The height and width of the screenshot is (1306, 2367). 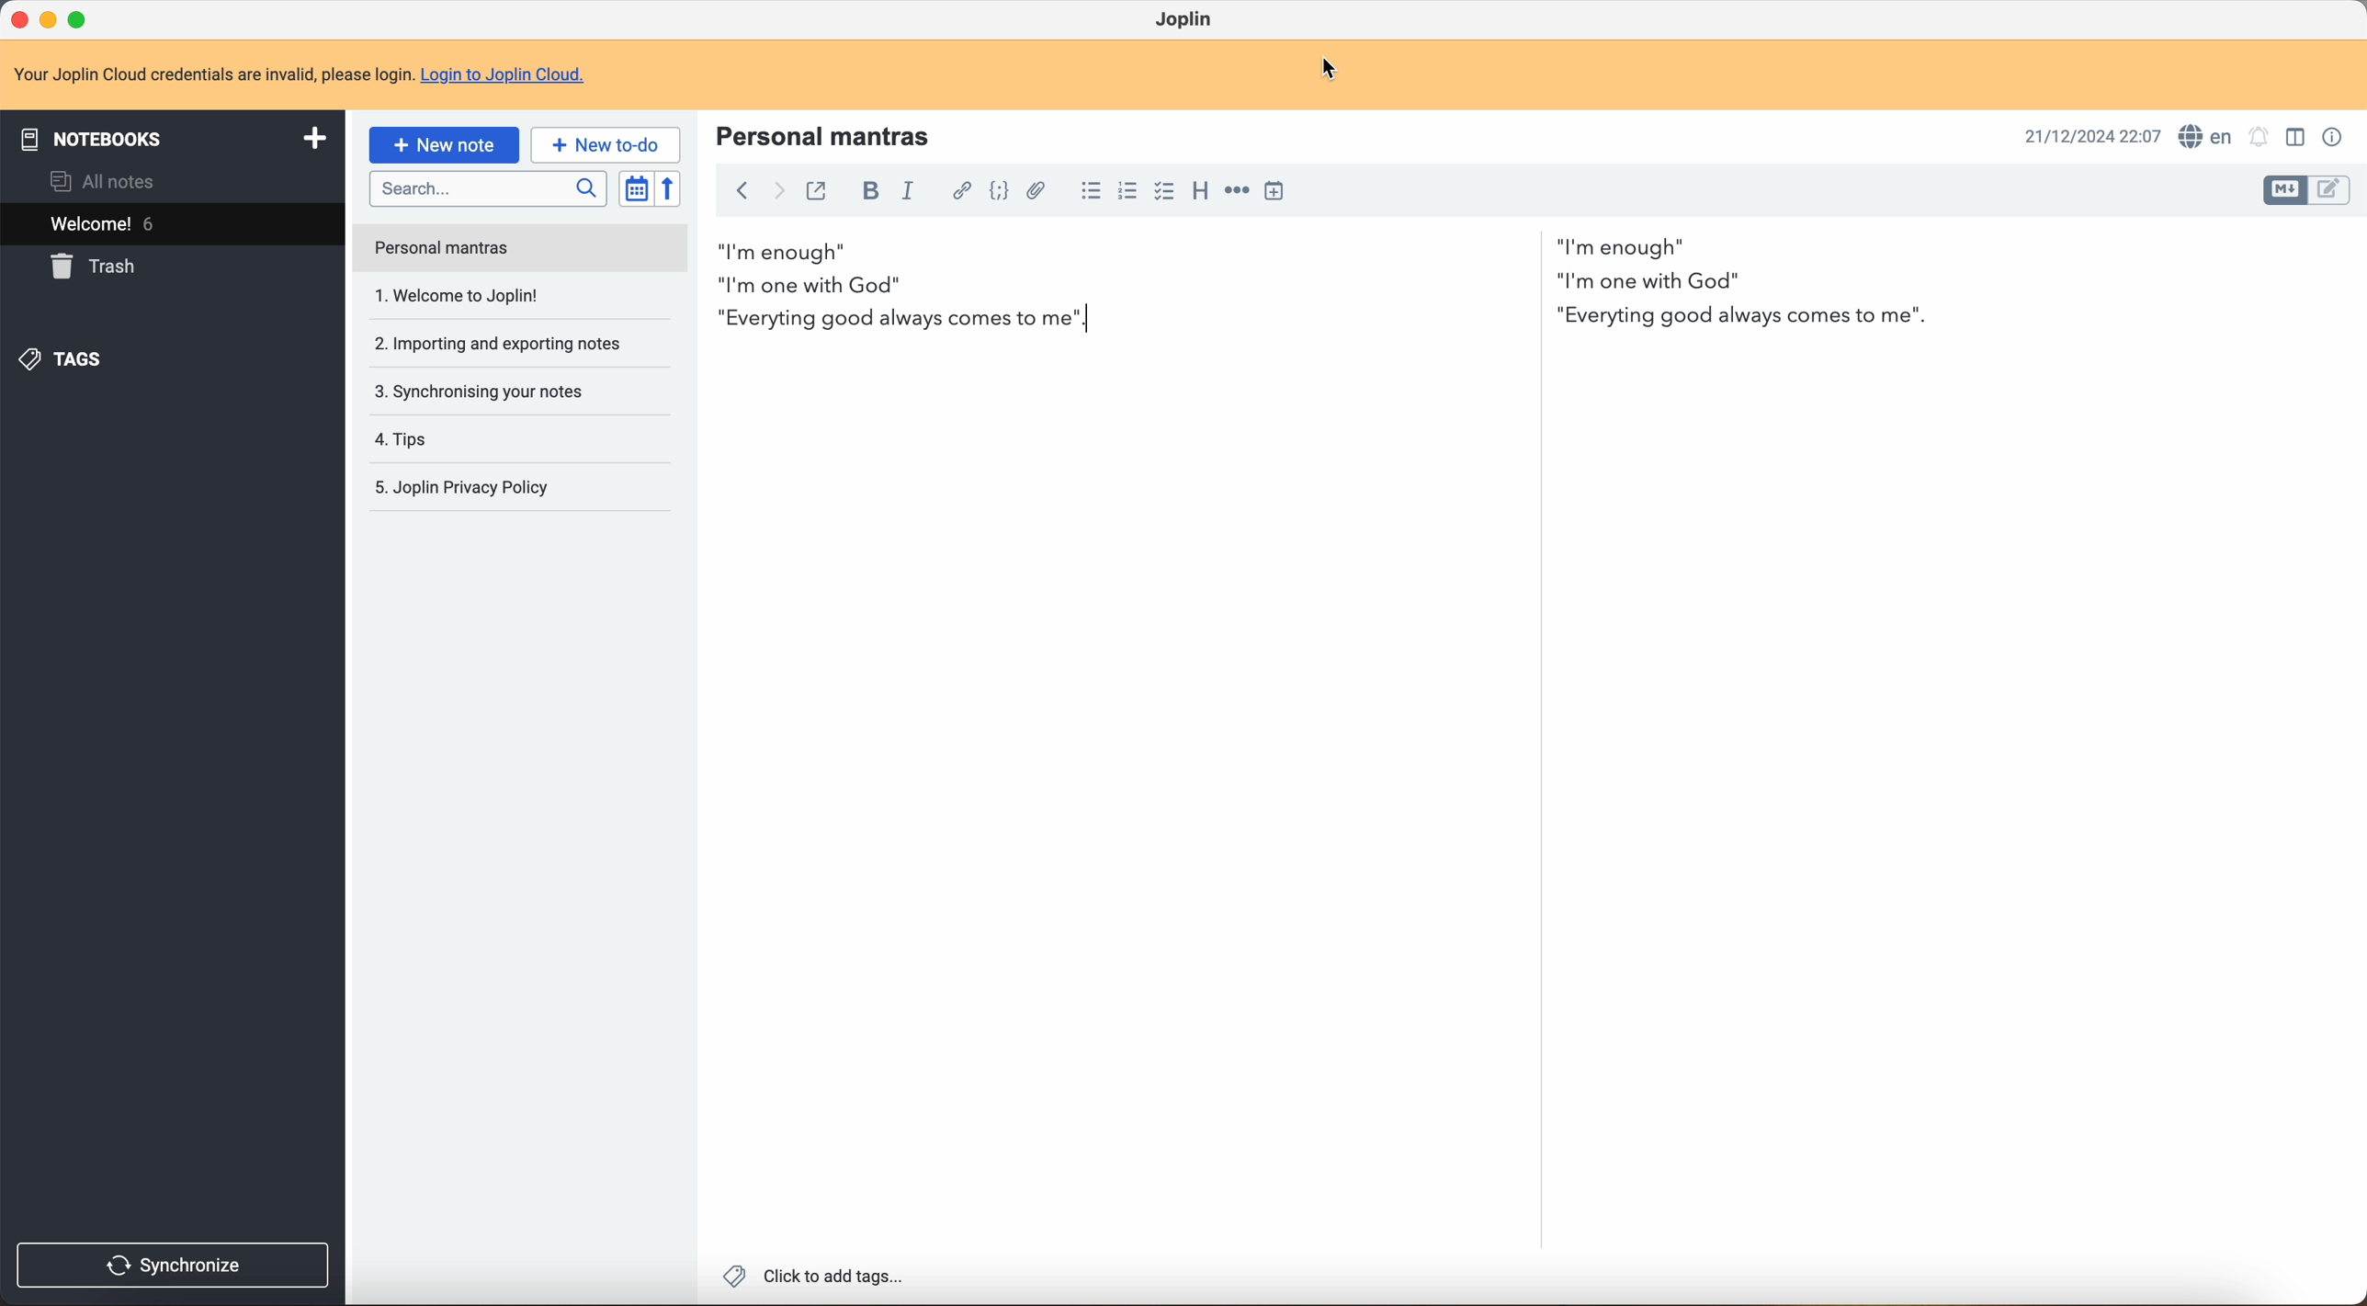 I want to click on horizontal rule, so click(x=1238, y=194).